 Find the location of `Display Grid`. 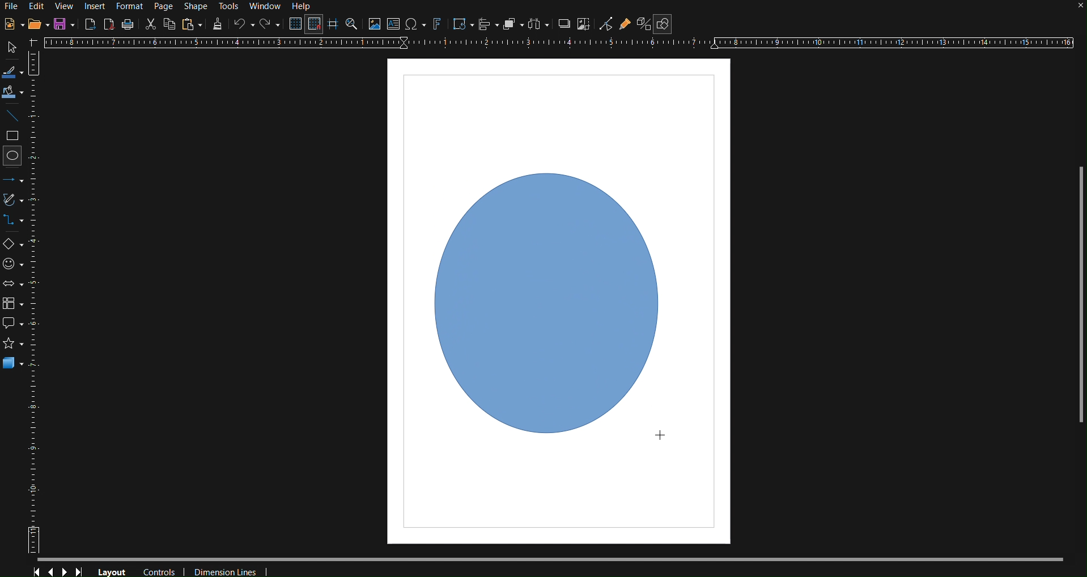

Display Grid is located at coordinates (294, 25).